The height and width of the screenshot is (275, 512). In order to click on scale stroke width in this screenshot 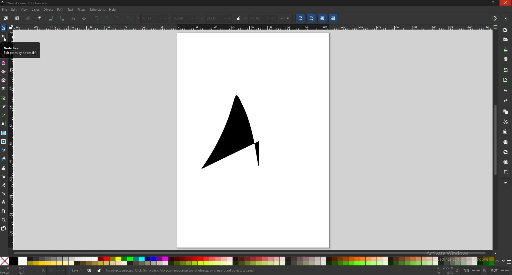, I will do `click(300, 18)`.